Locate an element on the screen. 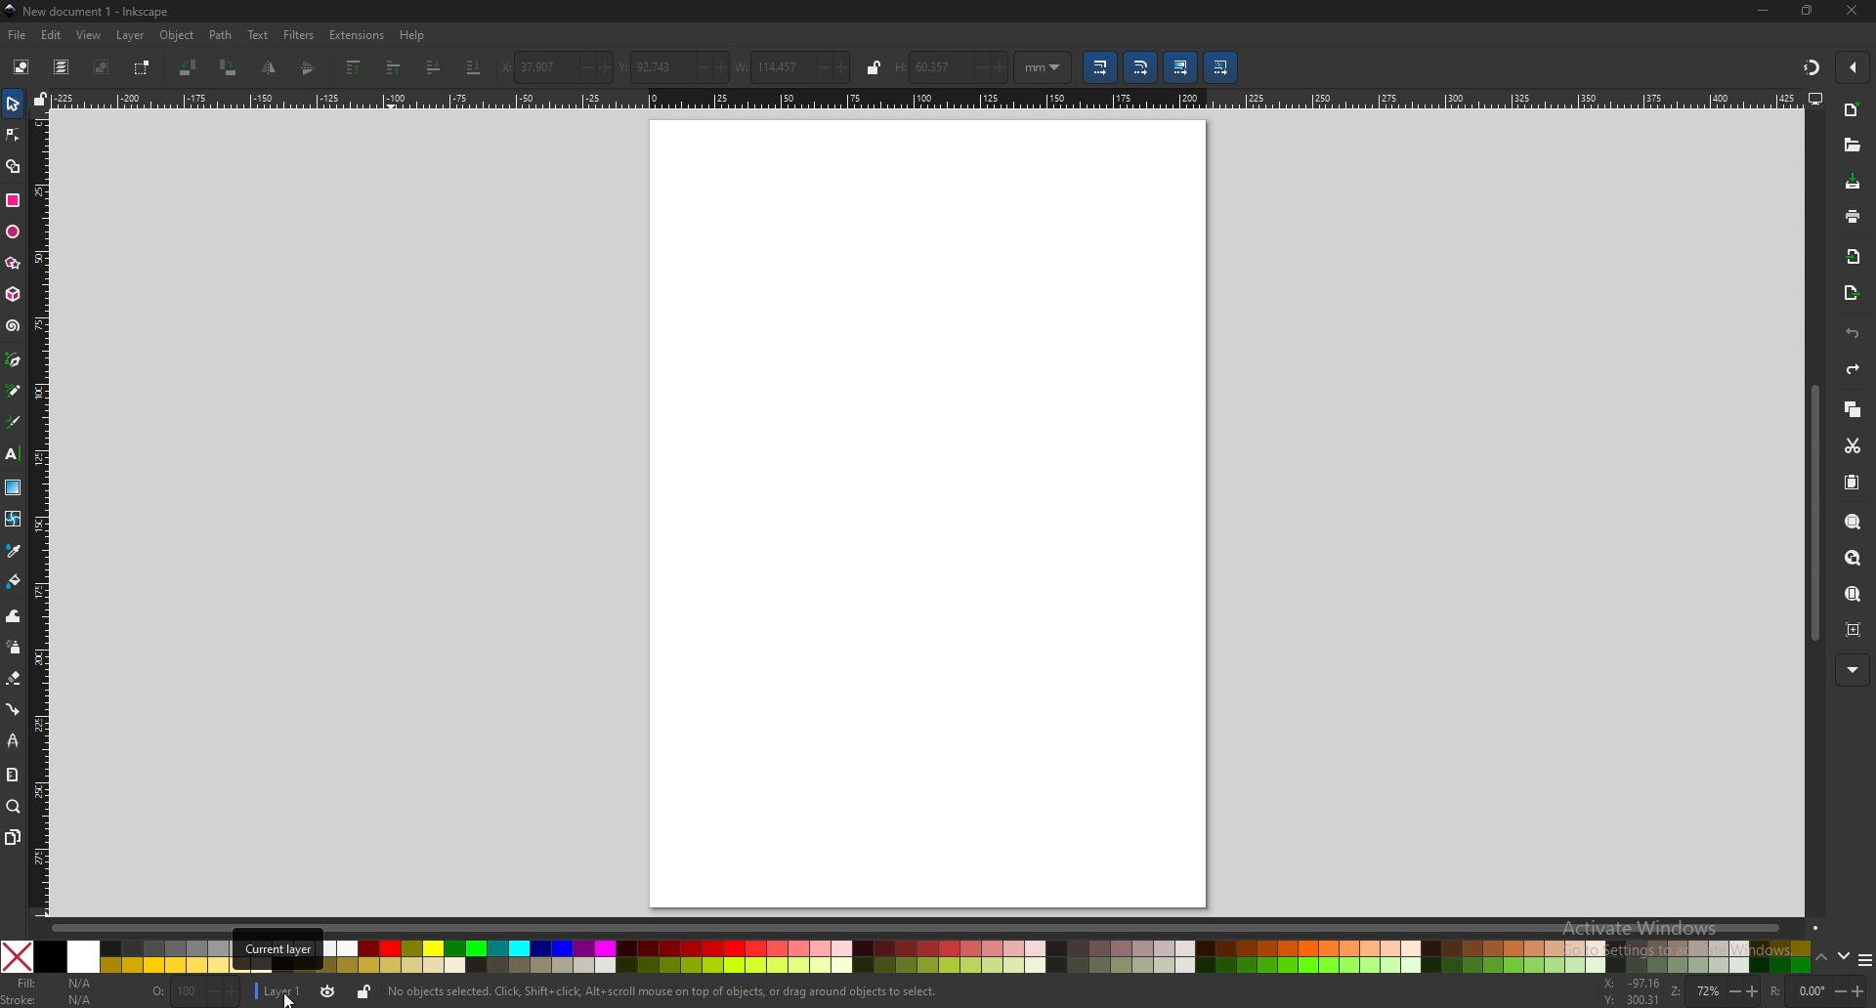 The image size is (1876, 1008). no color is located at coordinates (17, 956).